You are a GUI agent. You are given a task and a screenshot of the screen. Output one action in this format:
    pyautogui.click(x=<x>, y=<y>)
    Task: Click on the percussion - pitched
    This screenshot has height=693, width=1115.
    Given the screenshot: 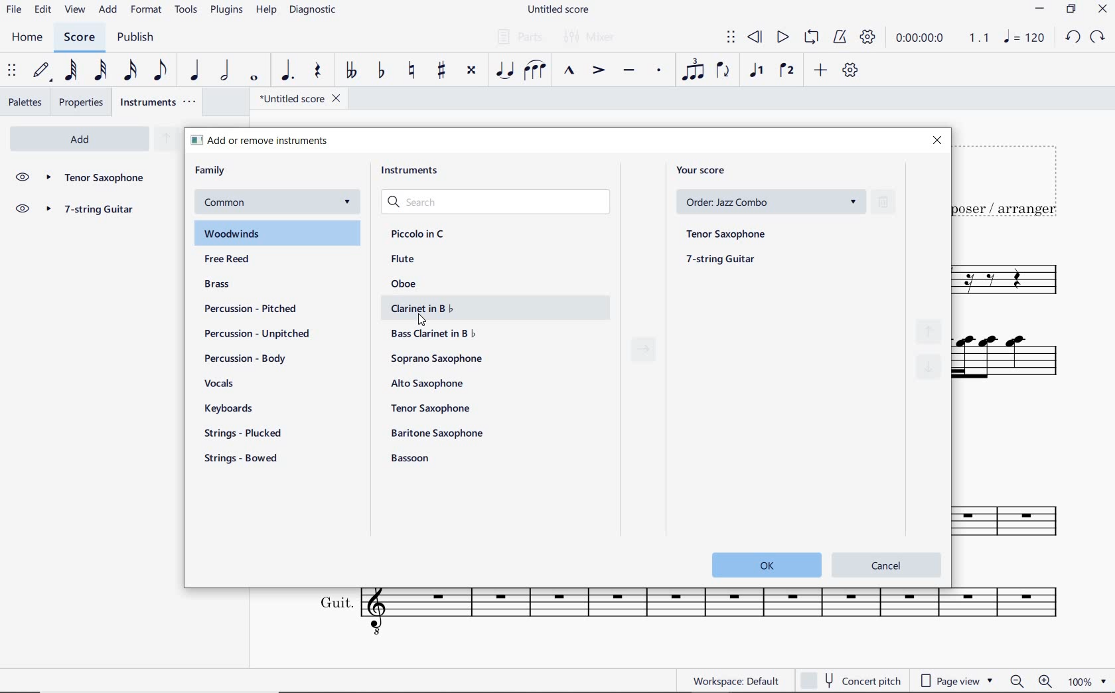 What is the action you would take?
    pyautogui.click(x=247, y=308)
    